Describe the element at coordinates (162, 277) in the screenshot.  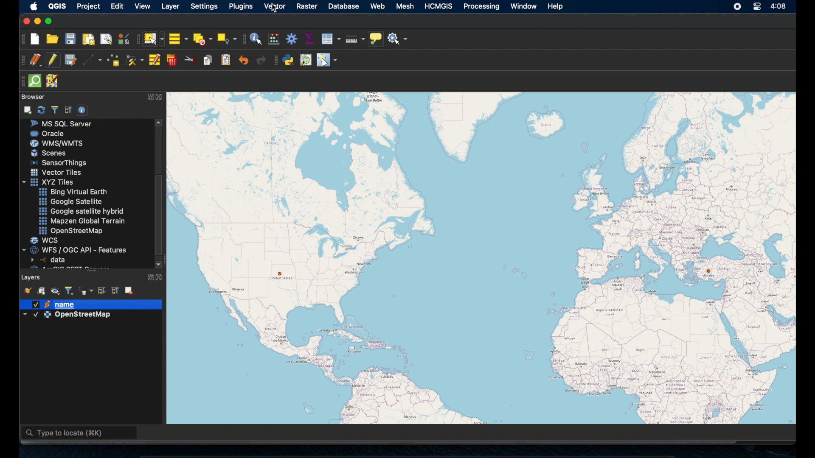
I see `close` at that location.